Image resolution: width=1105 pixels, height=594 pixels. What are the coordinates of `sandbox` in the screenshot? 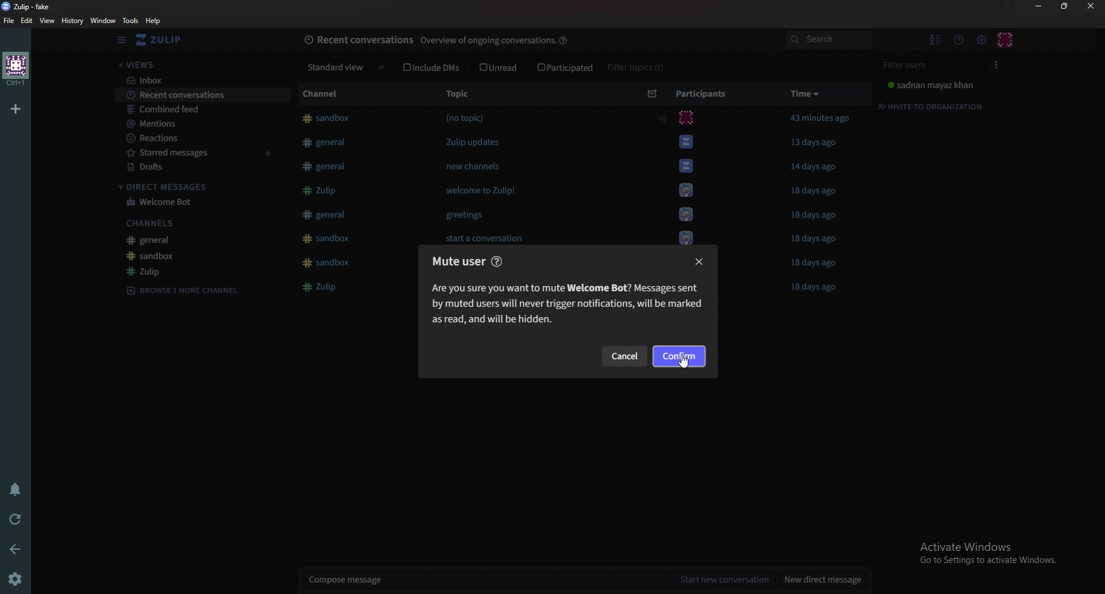 It's located at (202, 255).